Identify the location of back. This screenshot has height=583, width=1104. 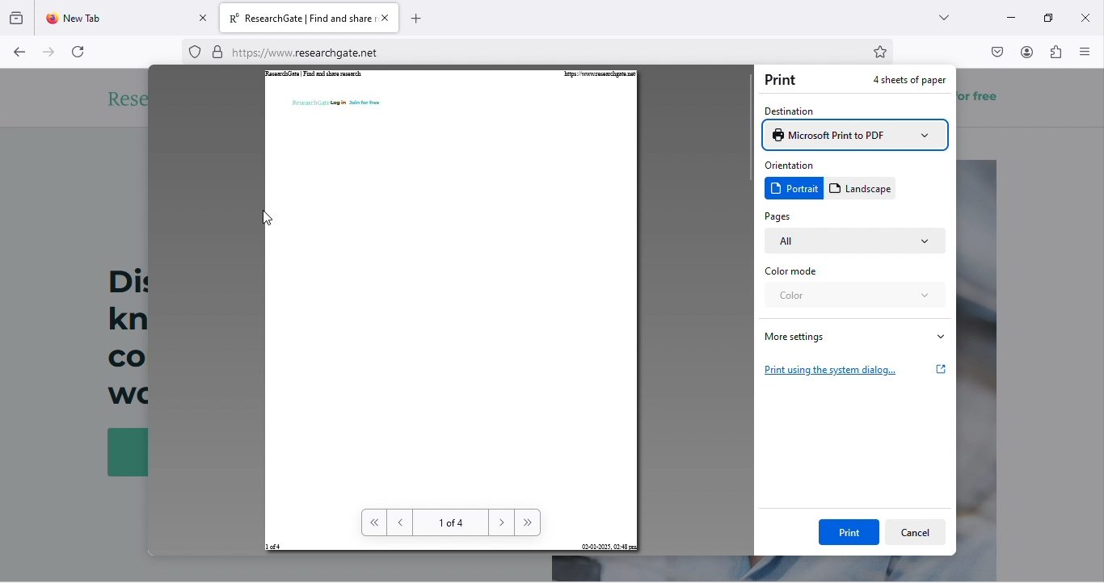
(19, 54).